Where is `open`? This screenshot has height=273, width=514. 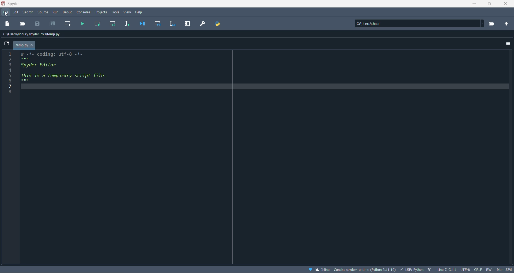
open is located at coordinates (21, 24).